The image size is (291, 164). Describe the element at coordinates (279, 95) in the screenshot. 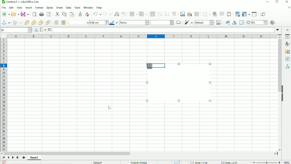

I see `Vertical scrollbar` at that location.